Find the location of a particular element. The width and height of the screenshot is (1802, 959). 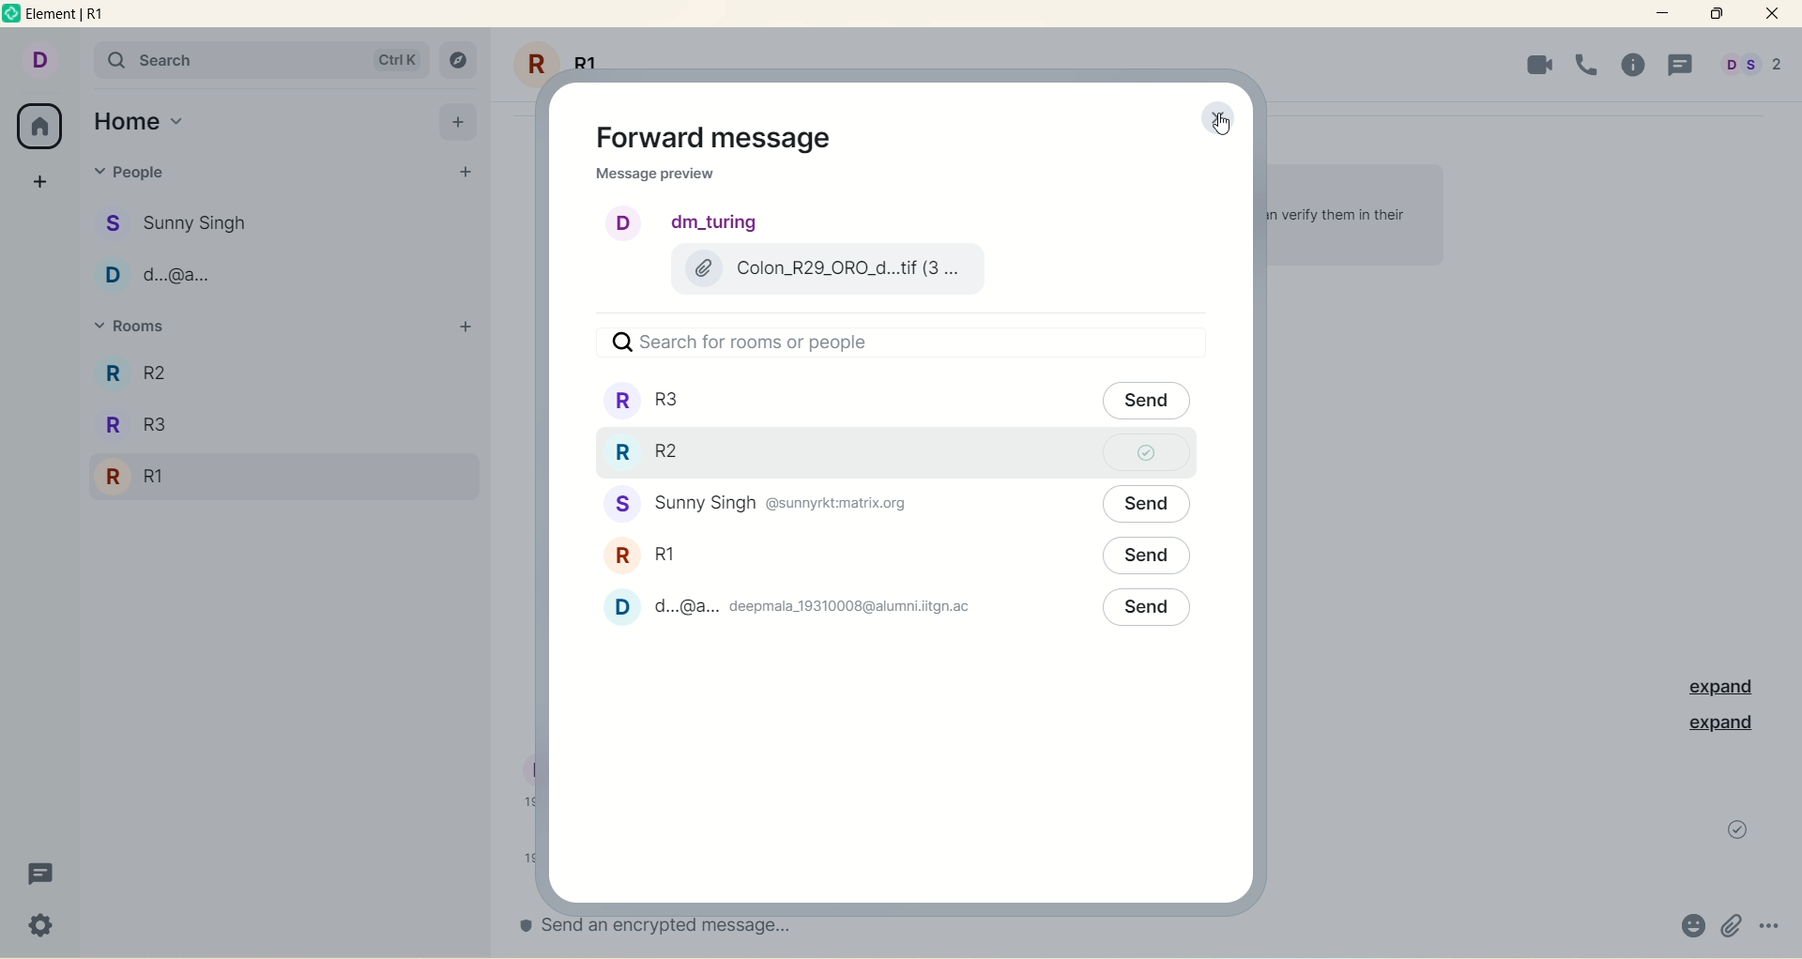

room is located at coordinates (652, 555).